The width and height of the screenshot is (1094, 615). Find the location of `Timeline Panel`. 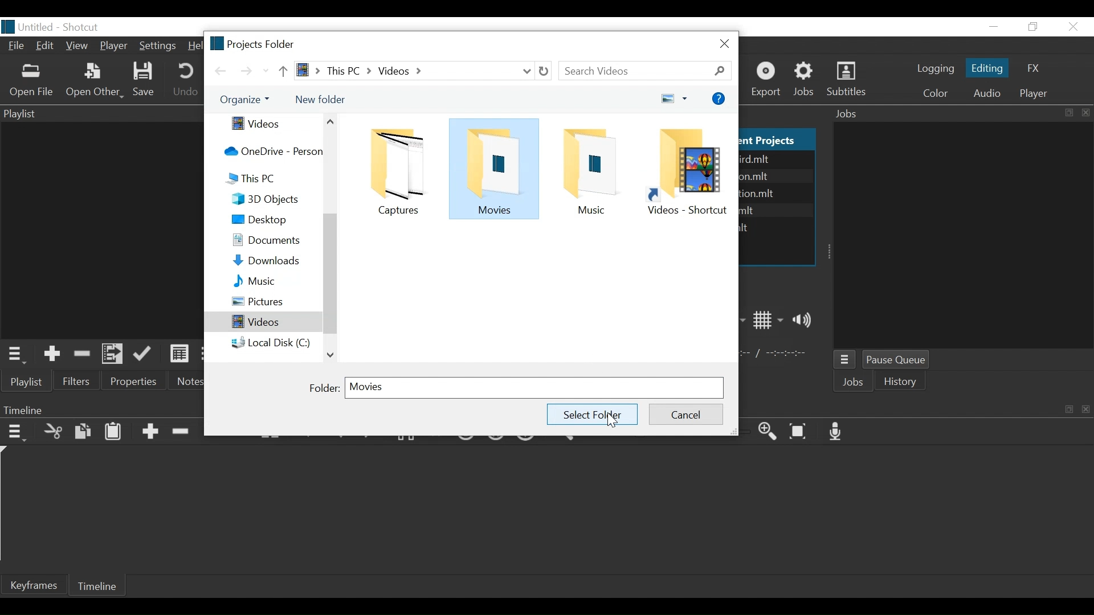

Timeline Panel is located at coordinates (101, 410).